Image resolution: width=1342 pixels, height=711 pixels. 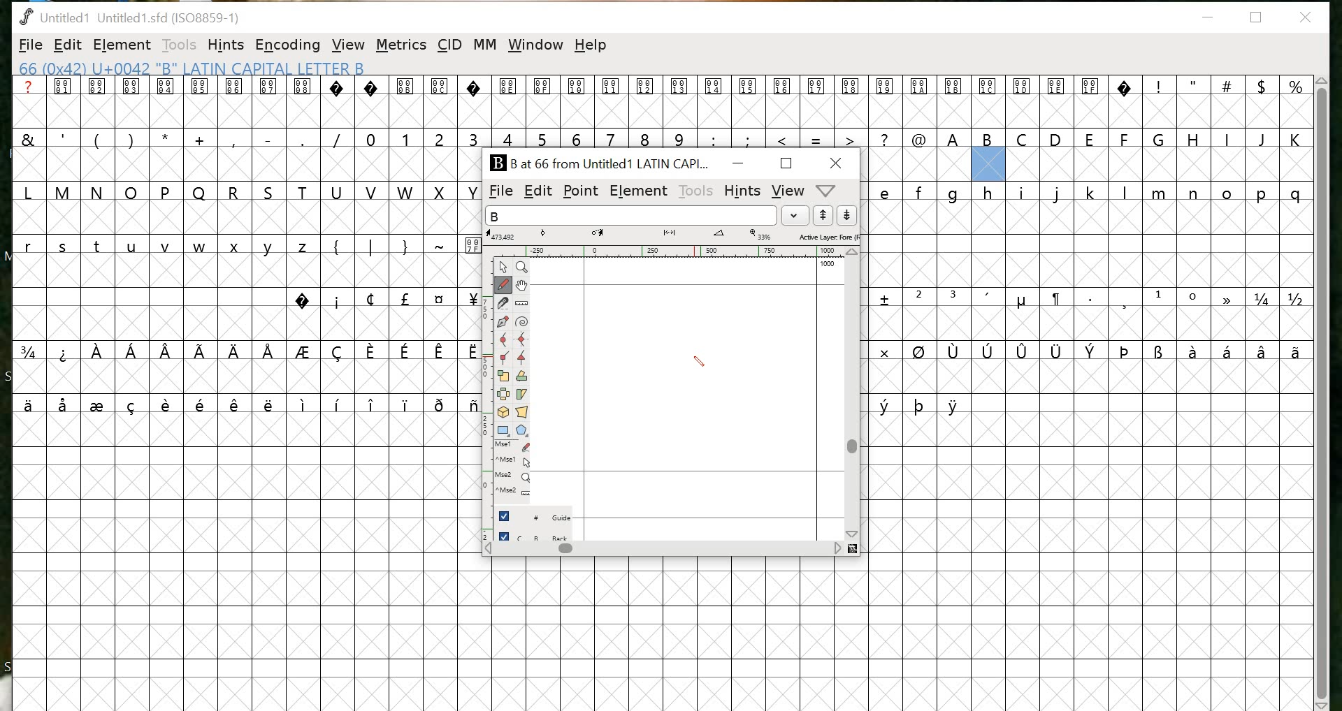 I want to click on TOOLS, so click(x=178, y=46).